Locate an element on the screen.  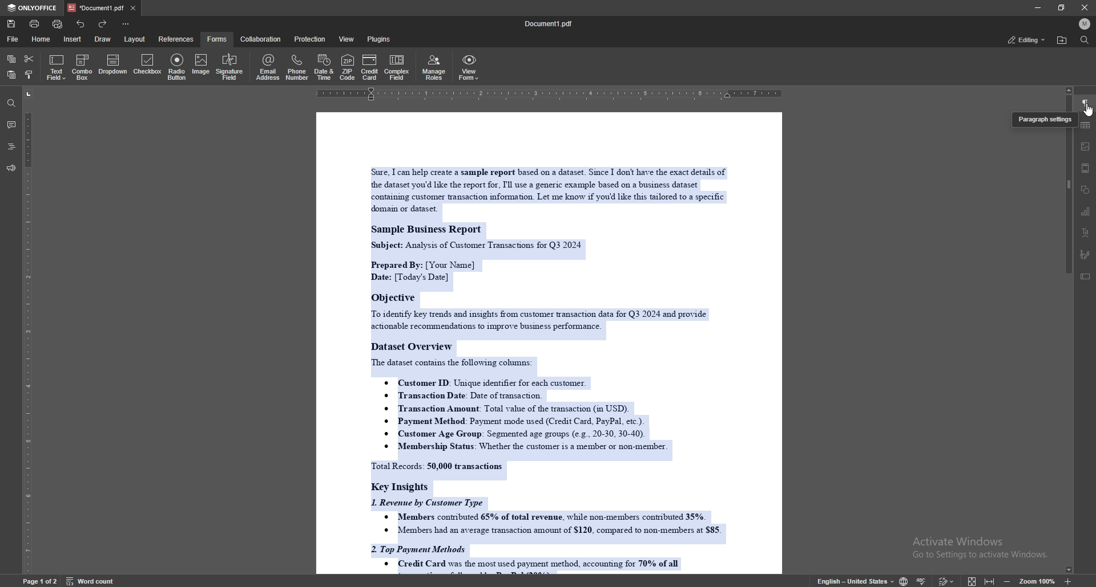
credit card is located at coordinates (370, 67).